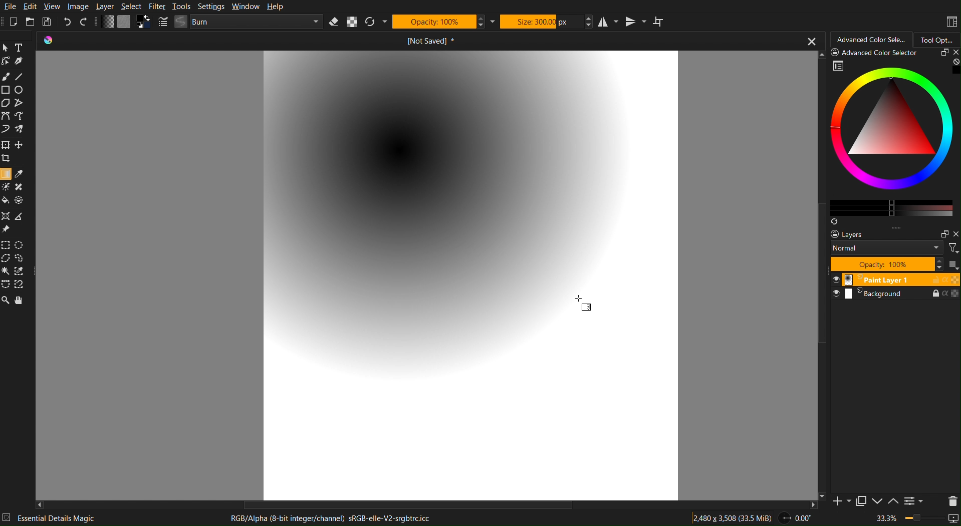  Describe the element at coordinates (31, 22) in the screenshot. I see `Open` at that location.